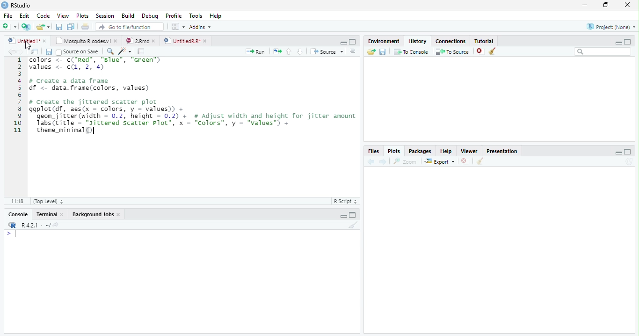 The image size is (639, 336). I want to click on Re-run the previous code region, so click(277, 51).